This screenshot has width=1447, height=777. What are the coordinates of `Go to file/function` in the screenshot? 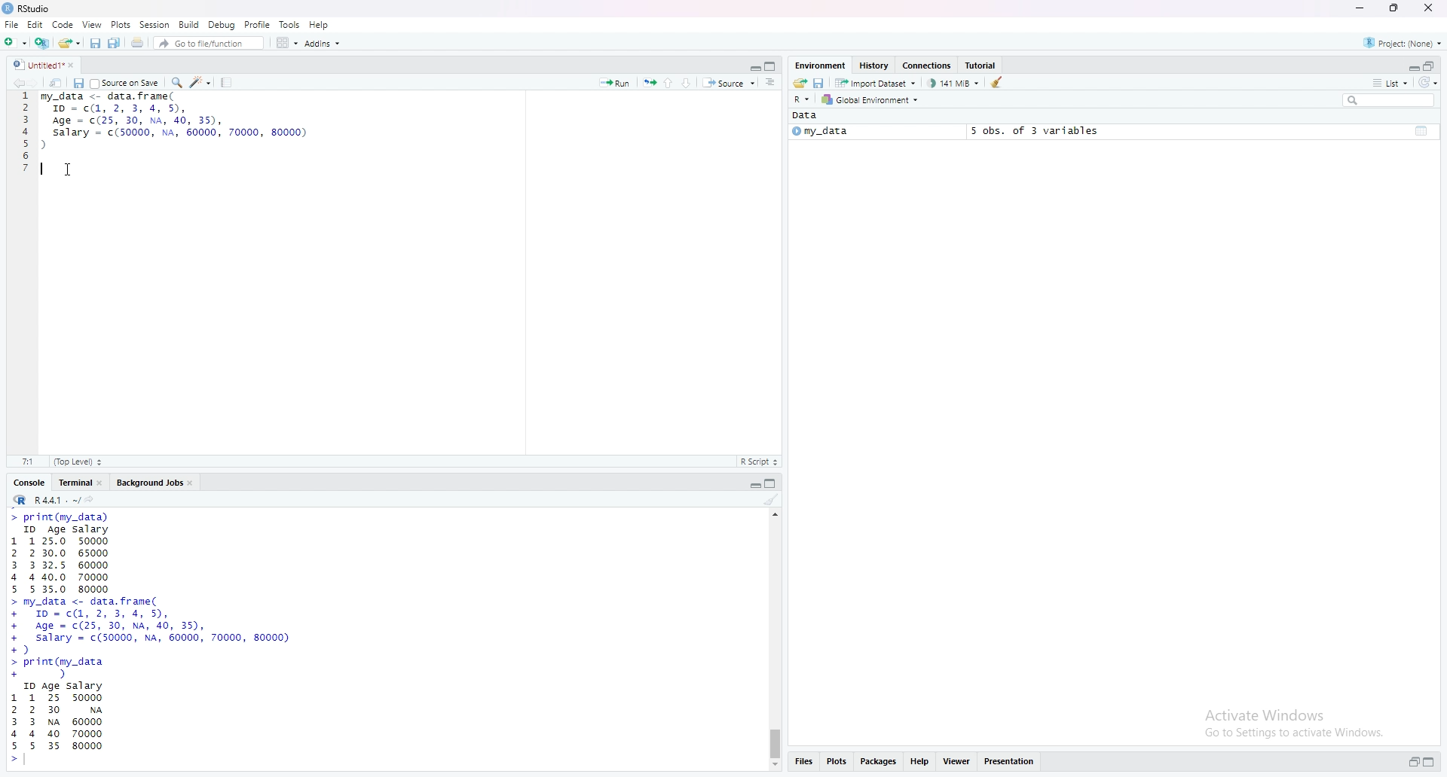 It's located at (210, 44).